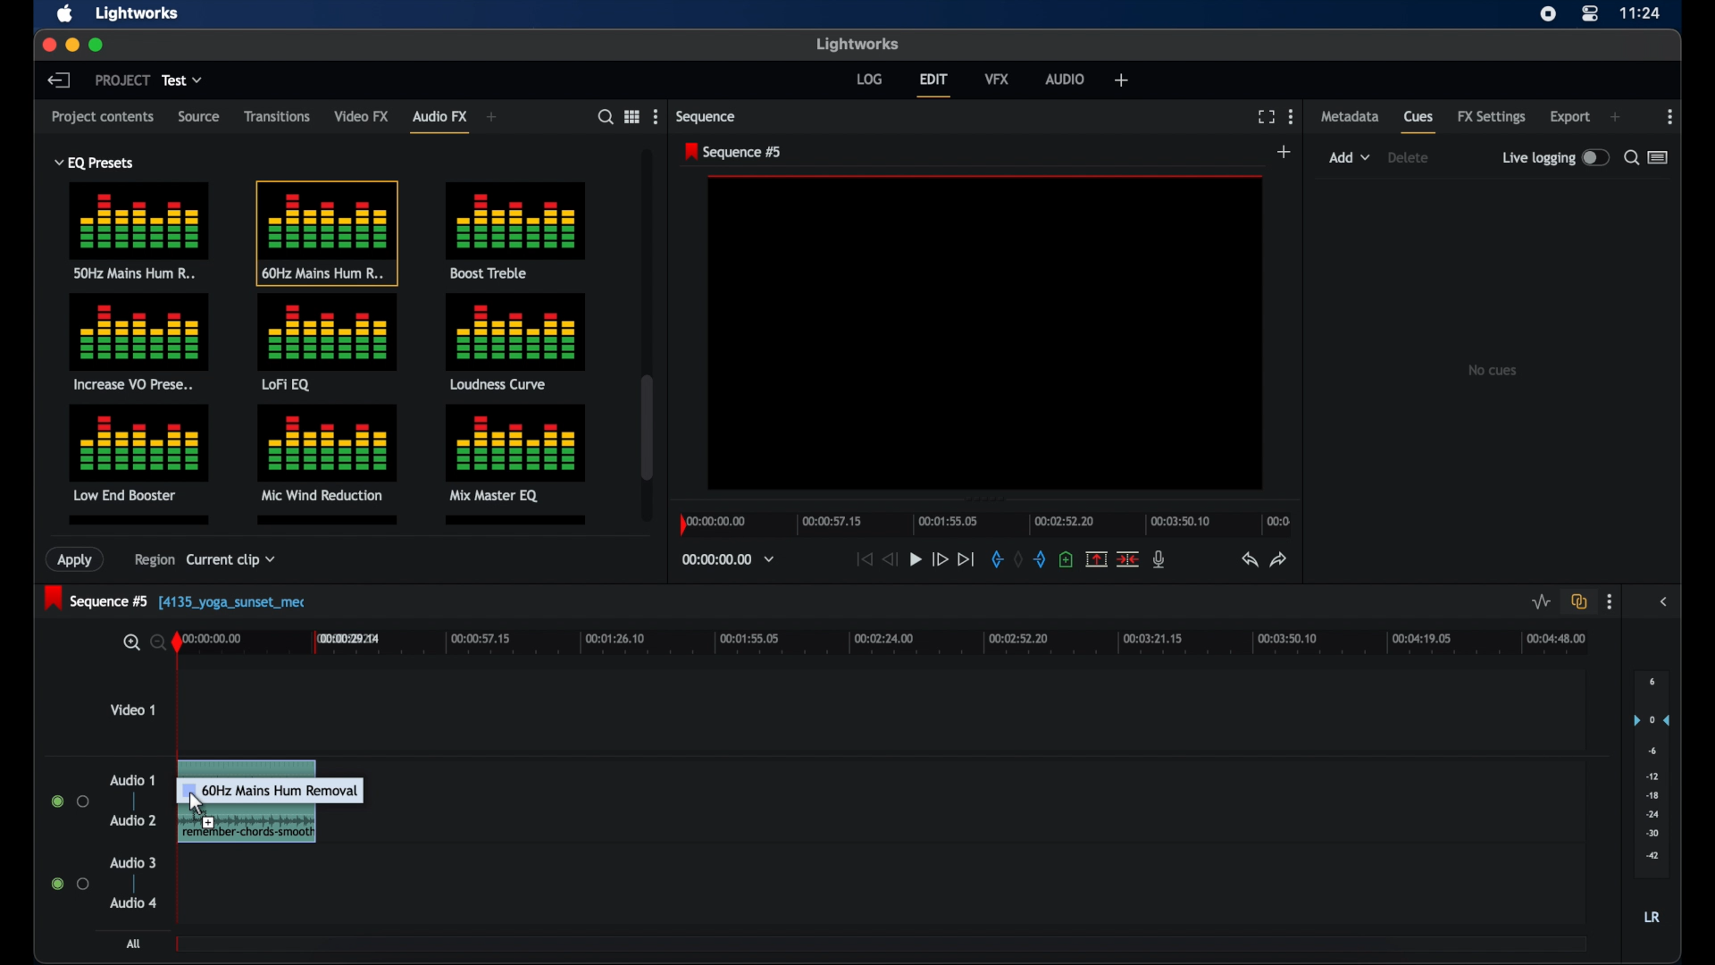 The width and height of the screenshot is (1715, 965). Describe the element at coordinates (1419, 122) in the screenshot. I see `cues` at that location.